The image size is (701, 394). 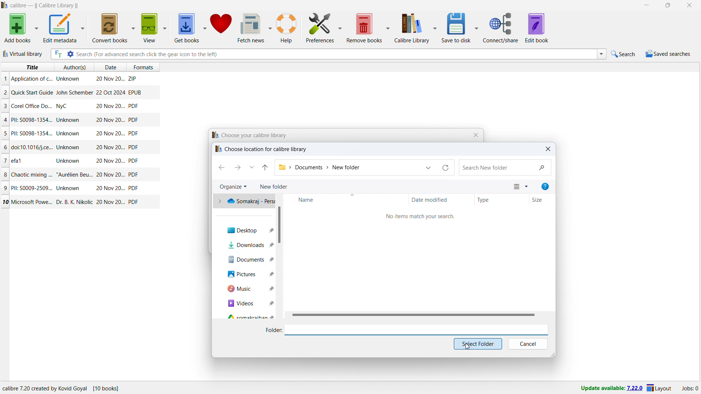 What do you see at coordinates (45, 6) in the screenshot?
I see `title` at bounding box center [45, 6].